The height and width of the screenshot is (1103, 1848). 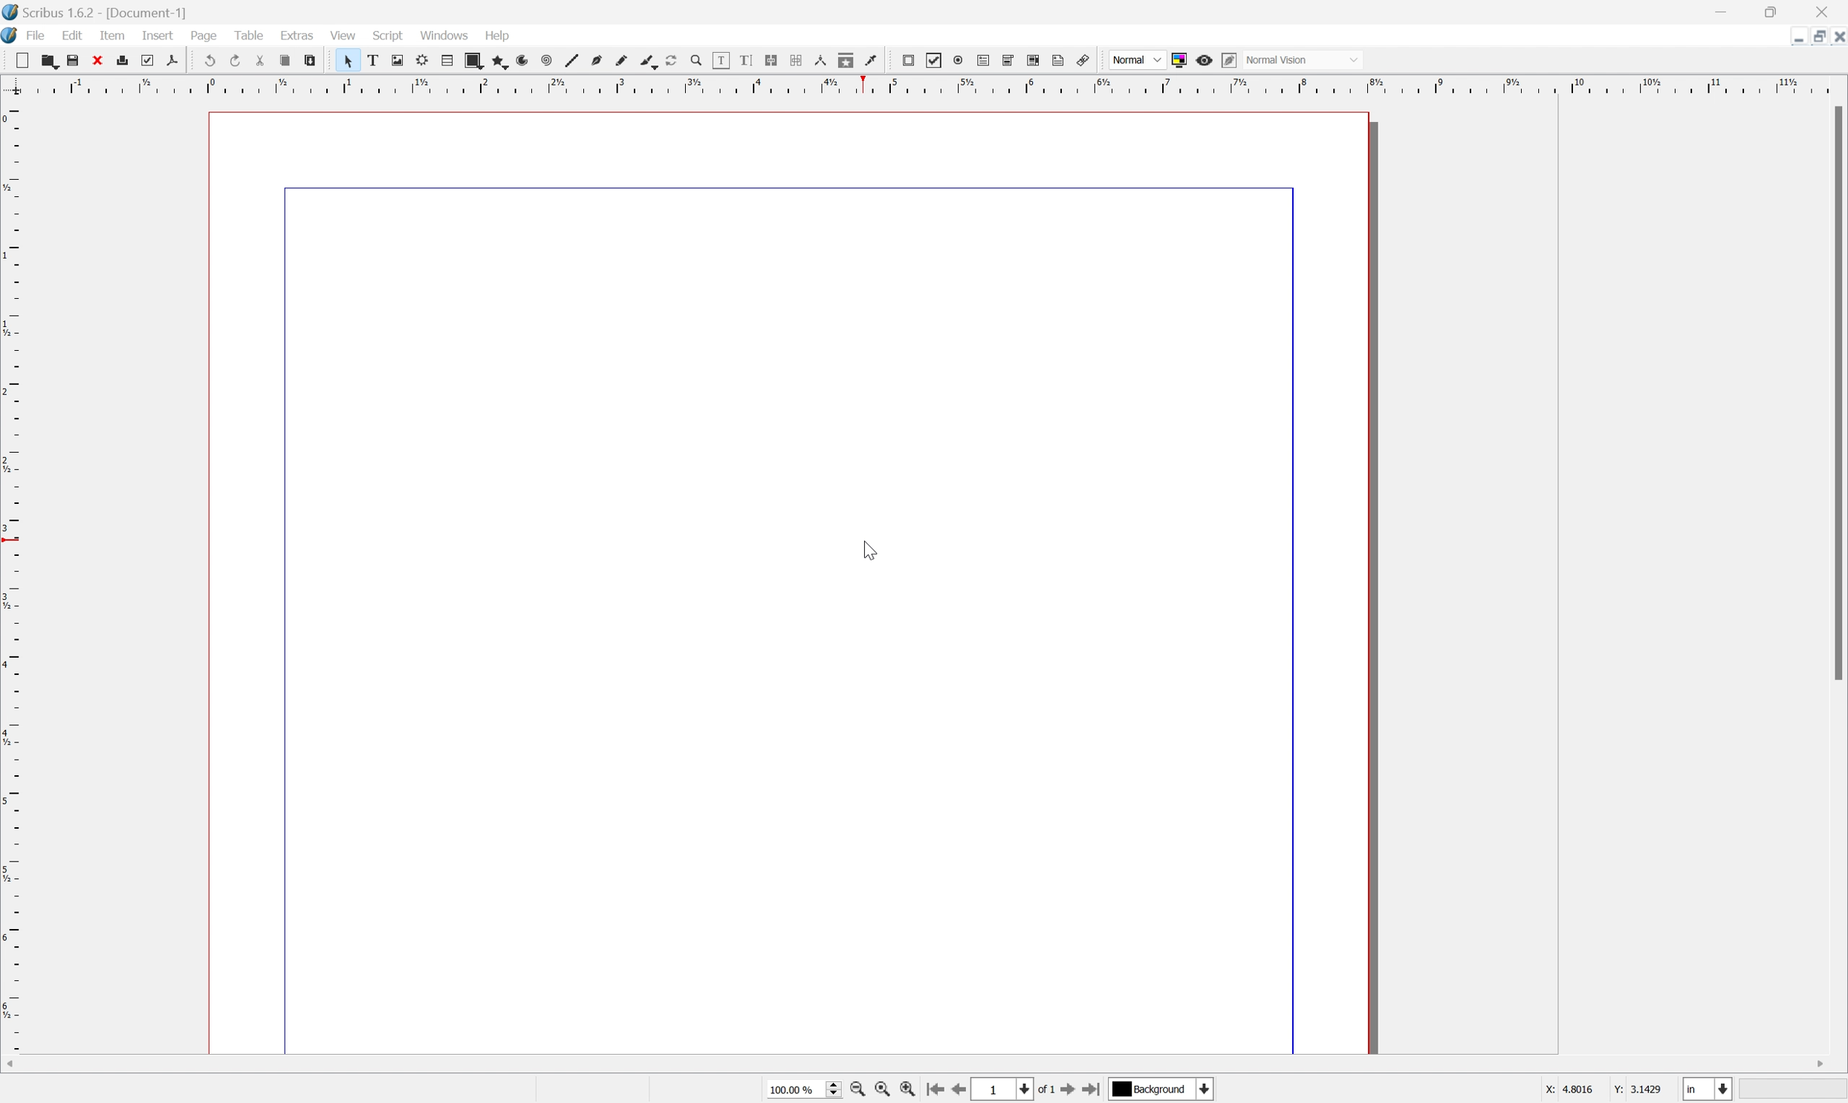 What do you see at coordinates (207, 58) in the screenshot?
I see `undo` at bounding box center [207, 58].